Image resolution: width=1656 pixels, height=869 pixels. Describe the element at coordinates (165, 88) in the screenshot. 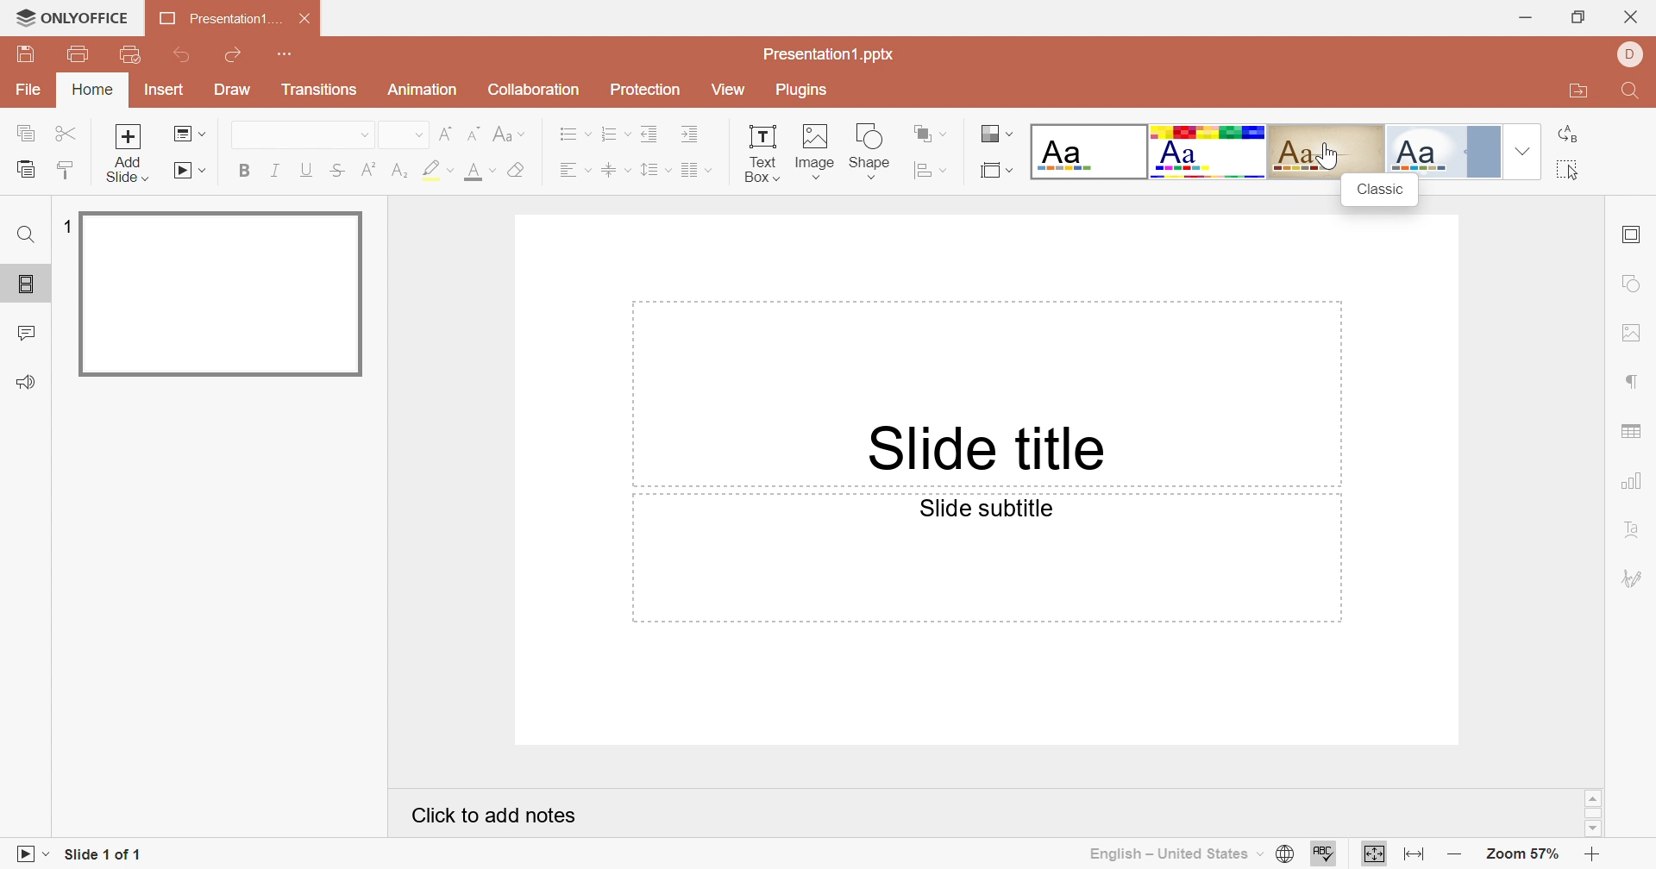

I see `Insert` at that location.